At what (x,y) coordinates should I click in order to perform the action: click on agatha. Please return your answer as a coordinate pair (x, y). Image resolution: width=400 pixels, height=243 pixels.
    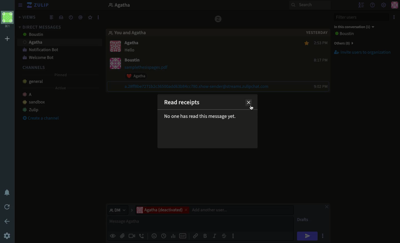
    Looking at the image, I should click on (58, 42).